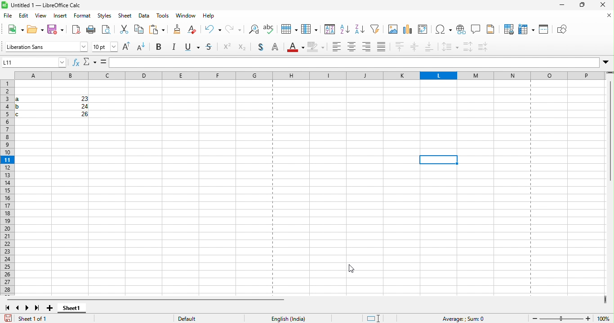  Describe the element at coordinates (563, 30) in the screenshot. I see `show draw function` at that location.